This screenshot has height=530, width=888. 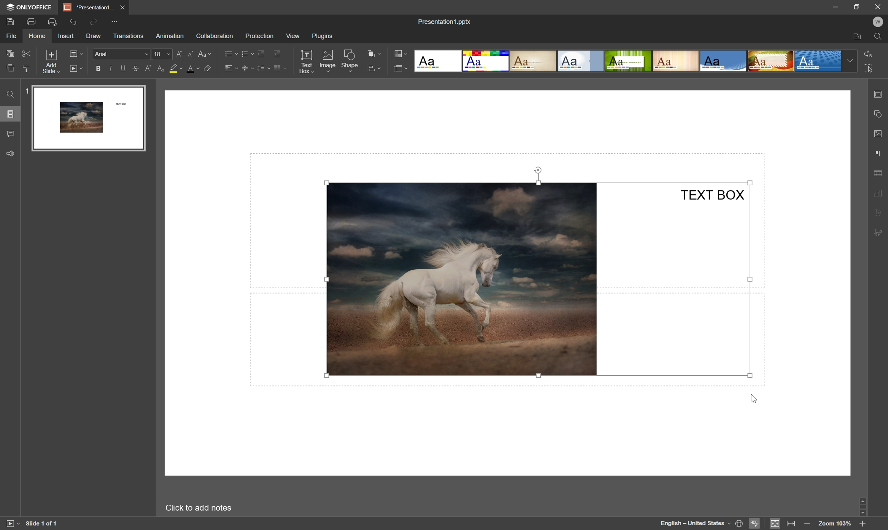 What do you see at coordinates (88, 118) in the screenshot?
I see `slide` at bounding box center [88, 118].